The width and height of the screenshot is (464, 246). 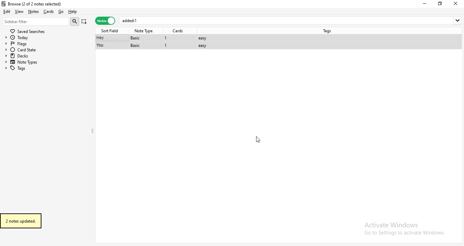 What do you see at coordinates (166, 38) in the screenshot?
I see `1` at bounding box center [166, 38].